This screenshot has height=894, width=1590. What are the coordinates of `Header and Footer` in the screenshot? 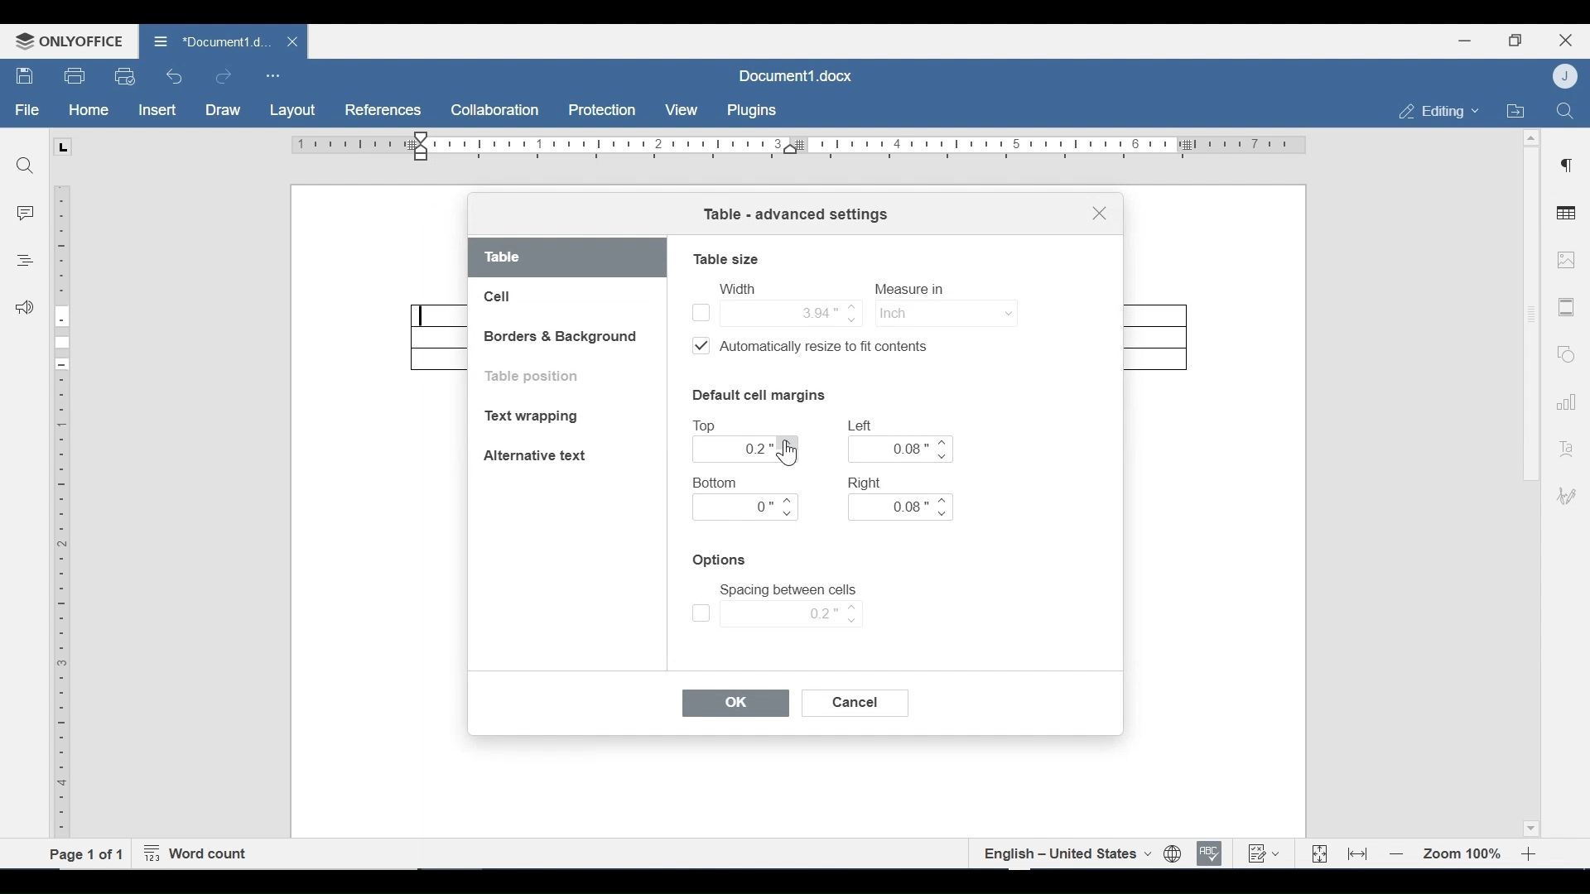 It's located at (1567, 308).